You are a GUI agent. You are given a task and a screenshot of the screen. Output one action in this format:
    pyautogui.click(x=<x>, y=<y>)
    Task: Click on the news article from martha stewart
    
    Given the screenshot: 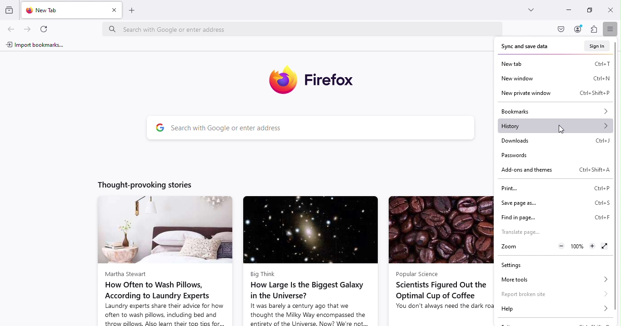 What is the action you would take?
    pyautogui.click(x=162, y=262)
    